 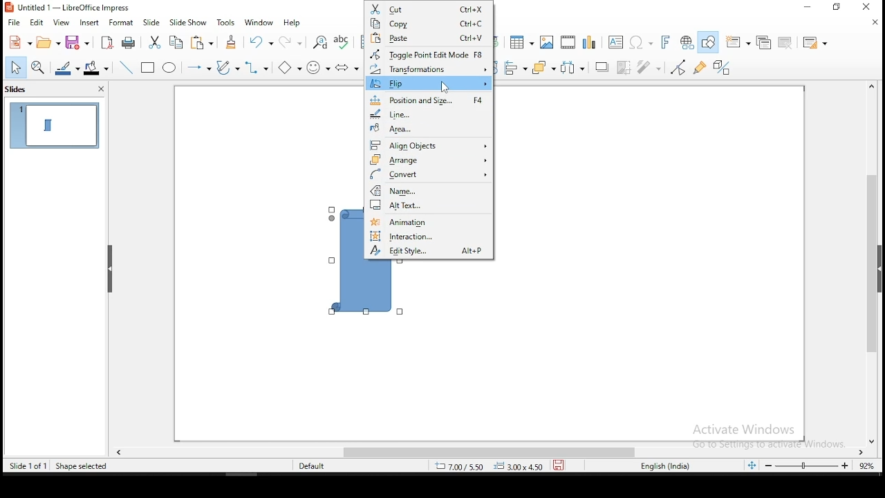 I want to click on transformations, so click(x=427, y=68).